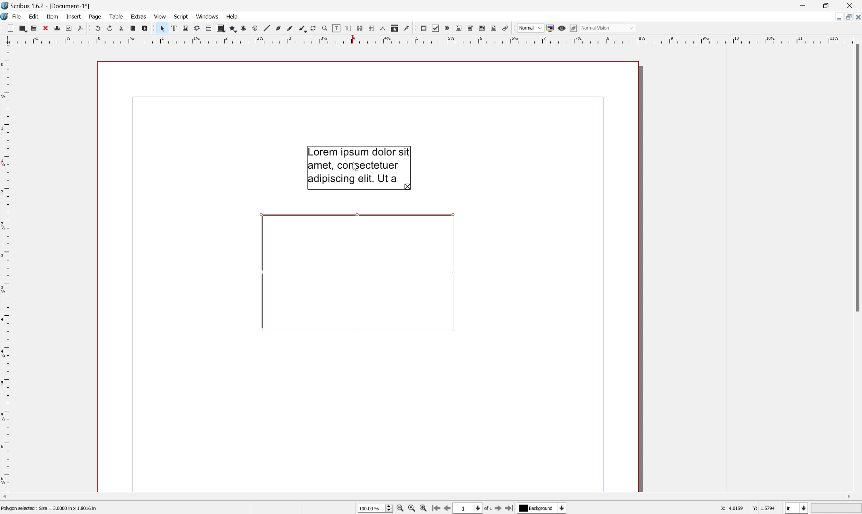  Describe the element at coordinates (542, 509) in the screenshot. I see `Select the current payer` at that location.